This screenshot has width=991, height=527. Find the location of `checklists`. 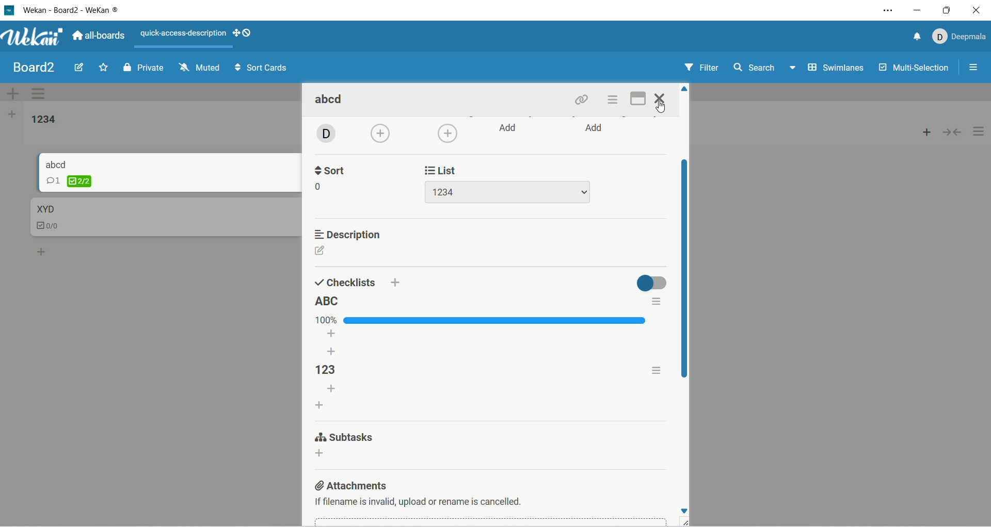

checklists is located at coordinates (345, 282).